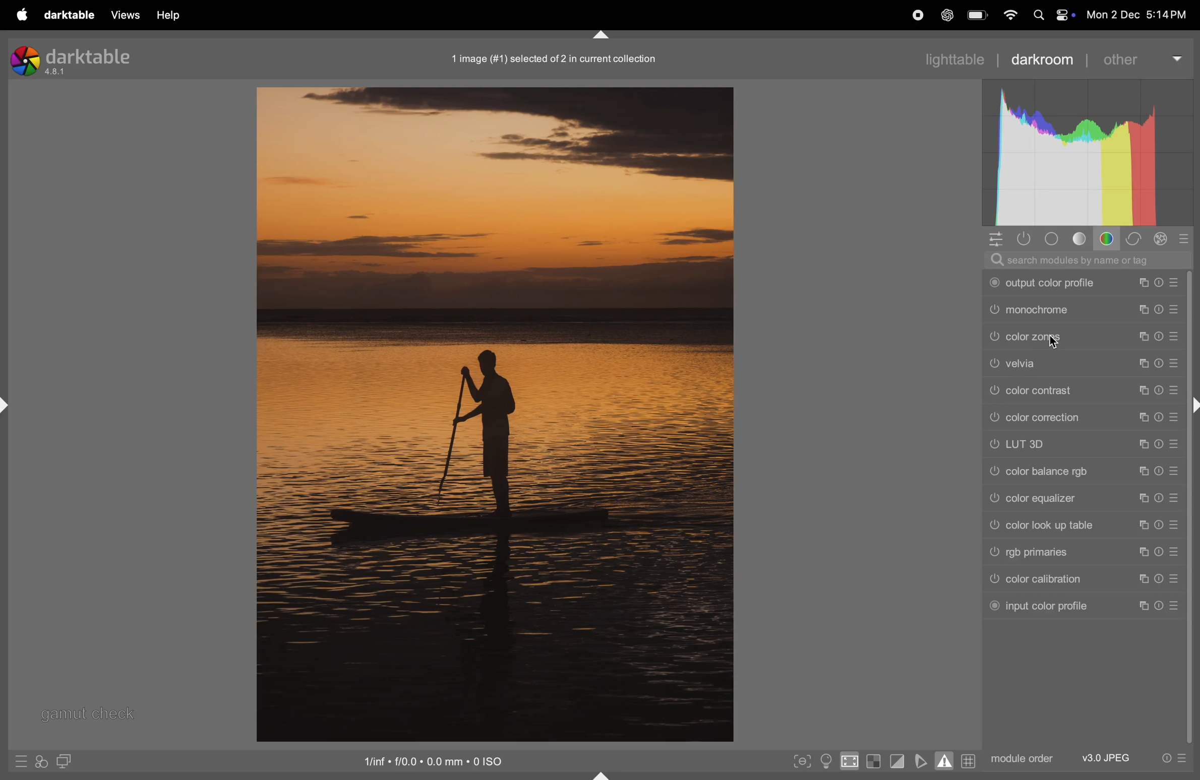 This screenshot has width=1200, height=780. Describe the element at coordinates (1023, 760) in the screenshot. I see `module order` at that location.